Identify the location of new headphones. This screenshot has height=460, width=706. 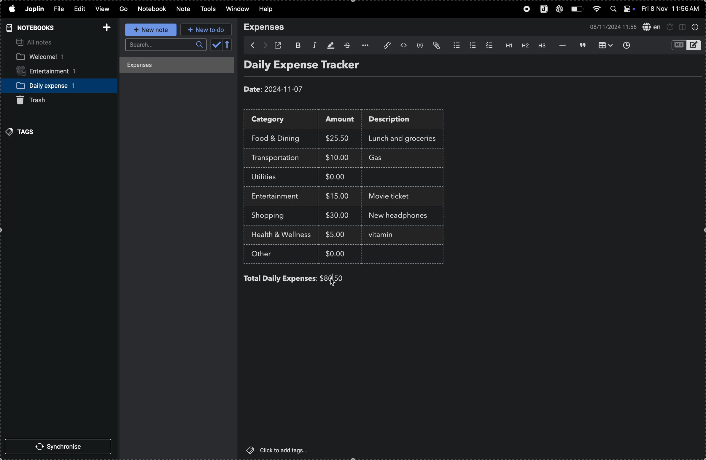
(396, 215).